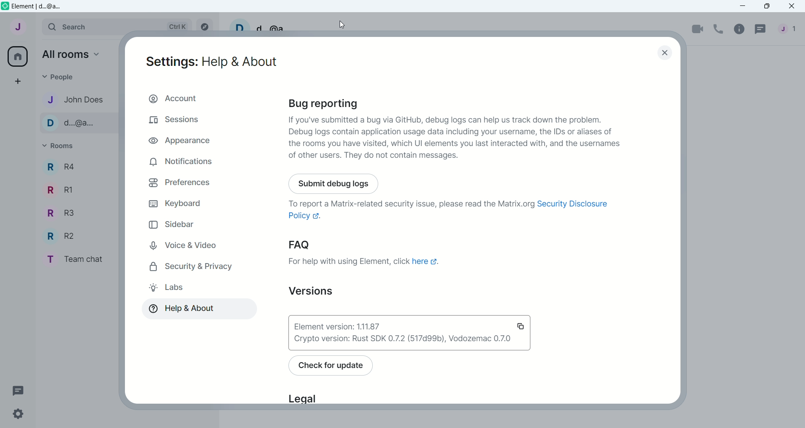 The width and height of the screenshot is (805, 428). What do you see at coordinates (574, 204) in the screenshot?
I see `security disclosure policy` at bounding box center [574, 204].